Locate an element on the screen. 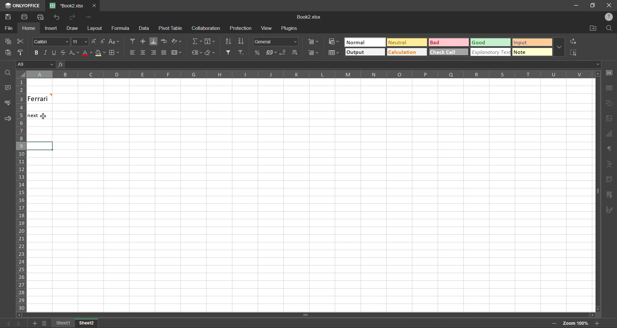 This screenshot has height=328, width=617. paste is located at coordinates (6, 52).